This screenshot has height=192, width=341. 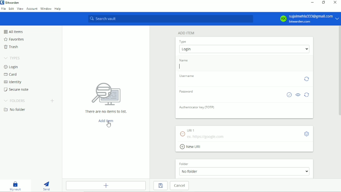 What do you see at coordinates (16, 89) in the screenshot?
I see `Secure note` at bounding box center [16, 89].